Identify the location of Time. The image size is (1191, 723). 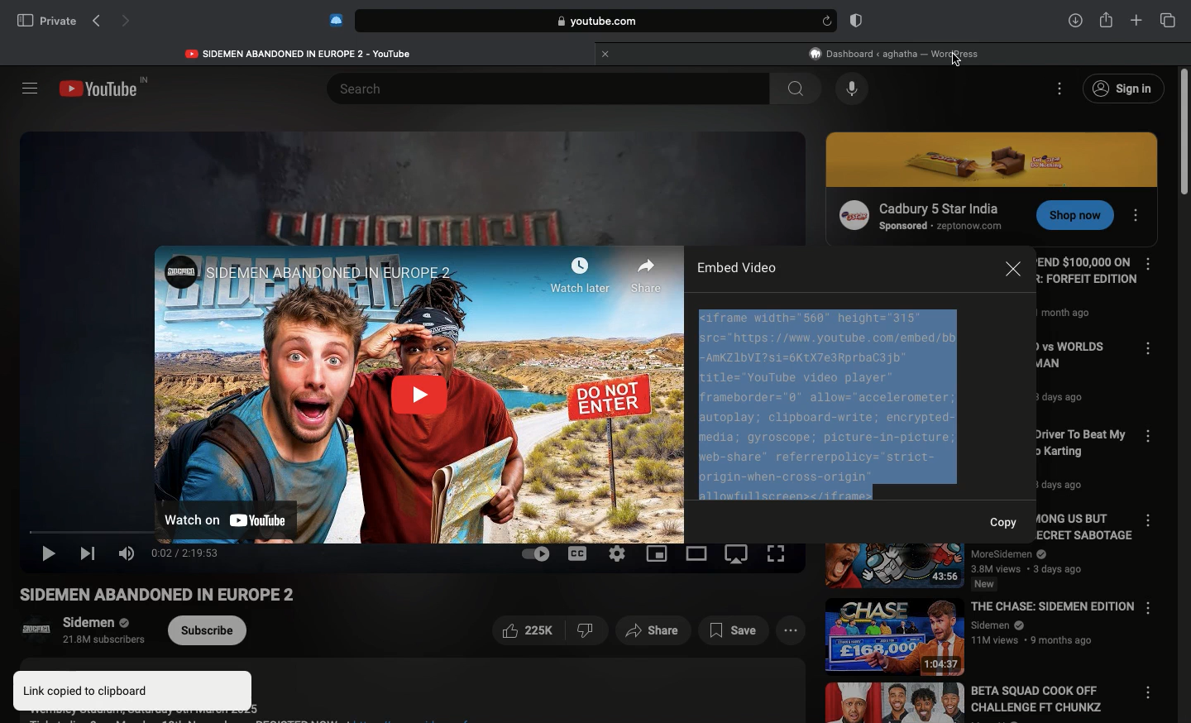
(185, 553).